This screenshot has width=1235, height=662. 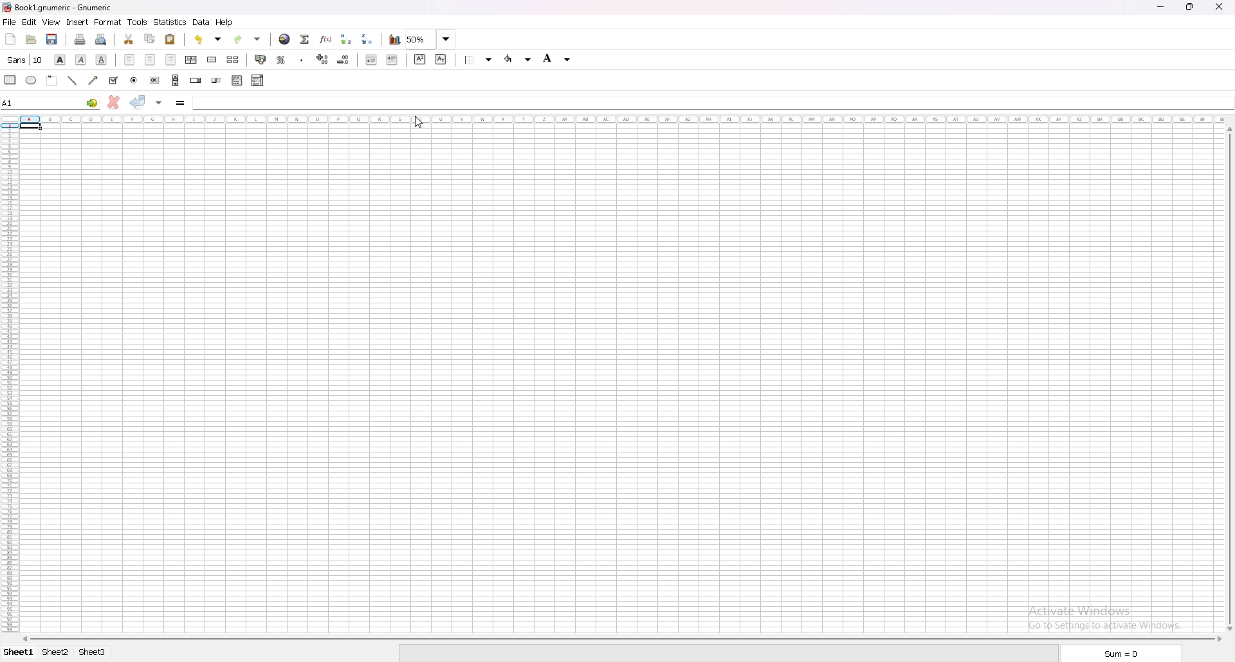 I want to click on arrow line, so click(x=93, y=80).